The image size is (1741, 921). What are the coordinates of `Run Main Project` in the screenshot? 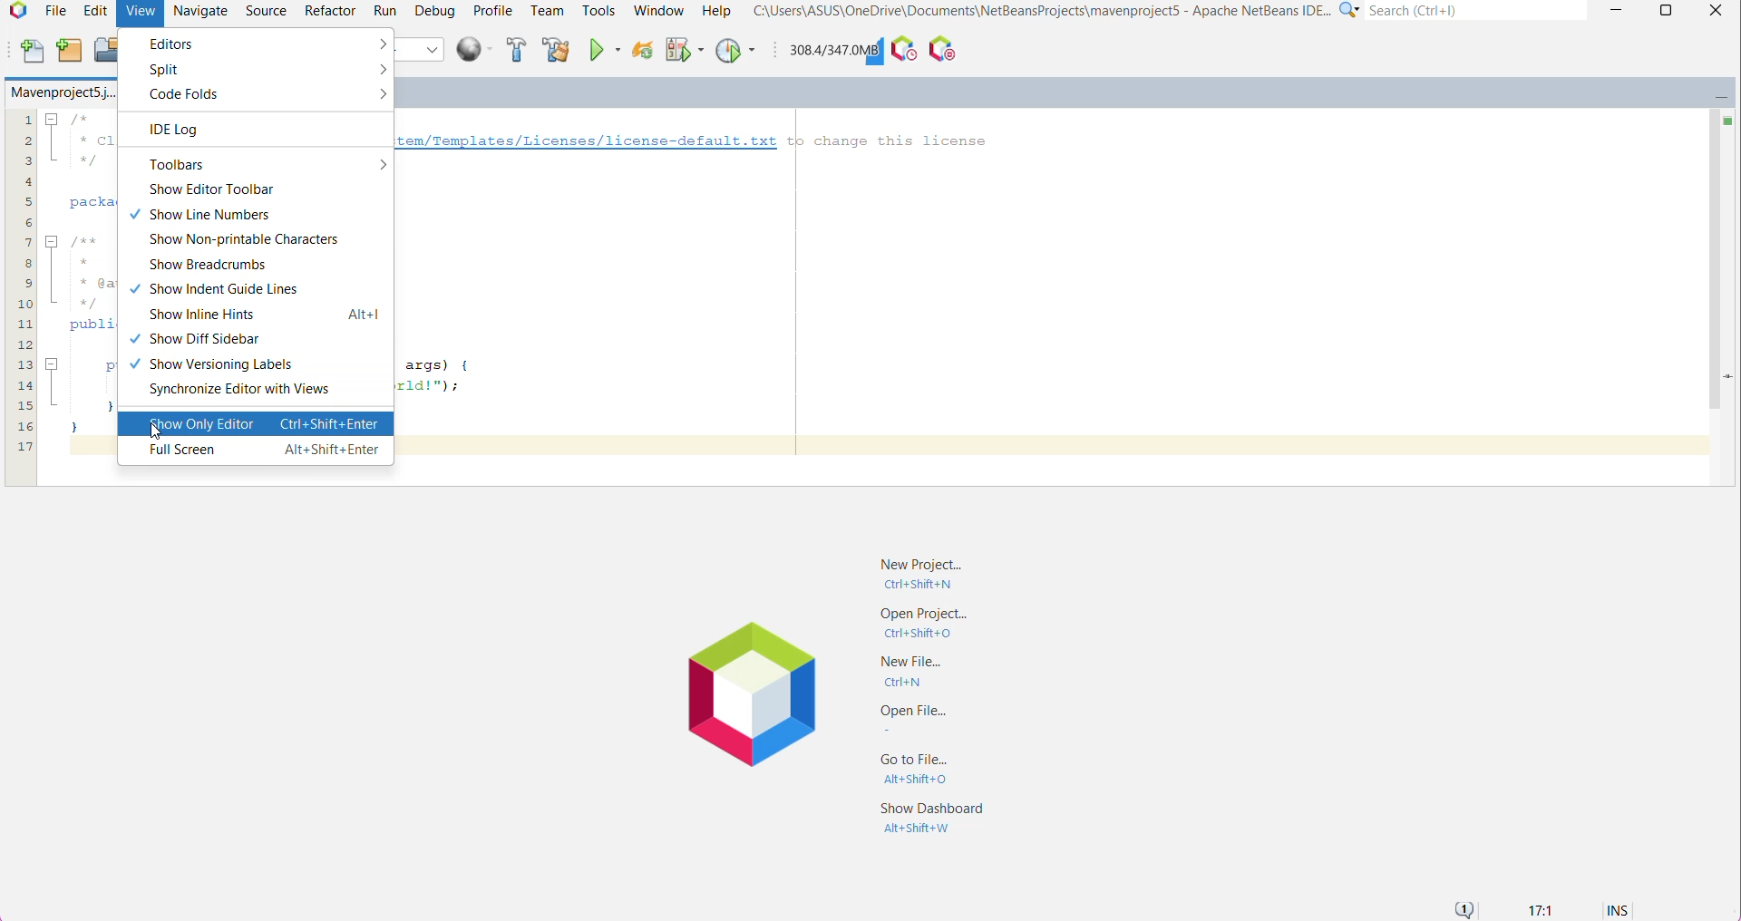 It's located at (606, 51).